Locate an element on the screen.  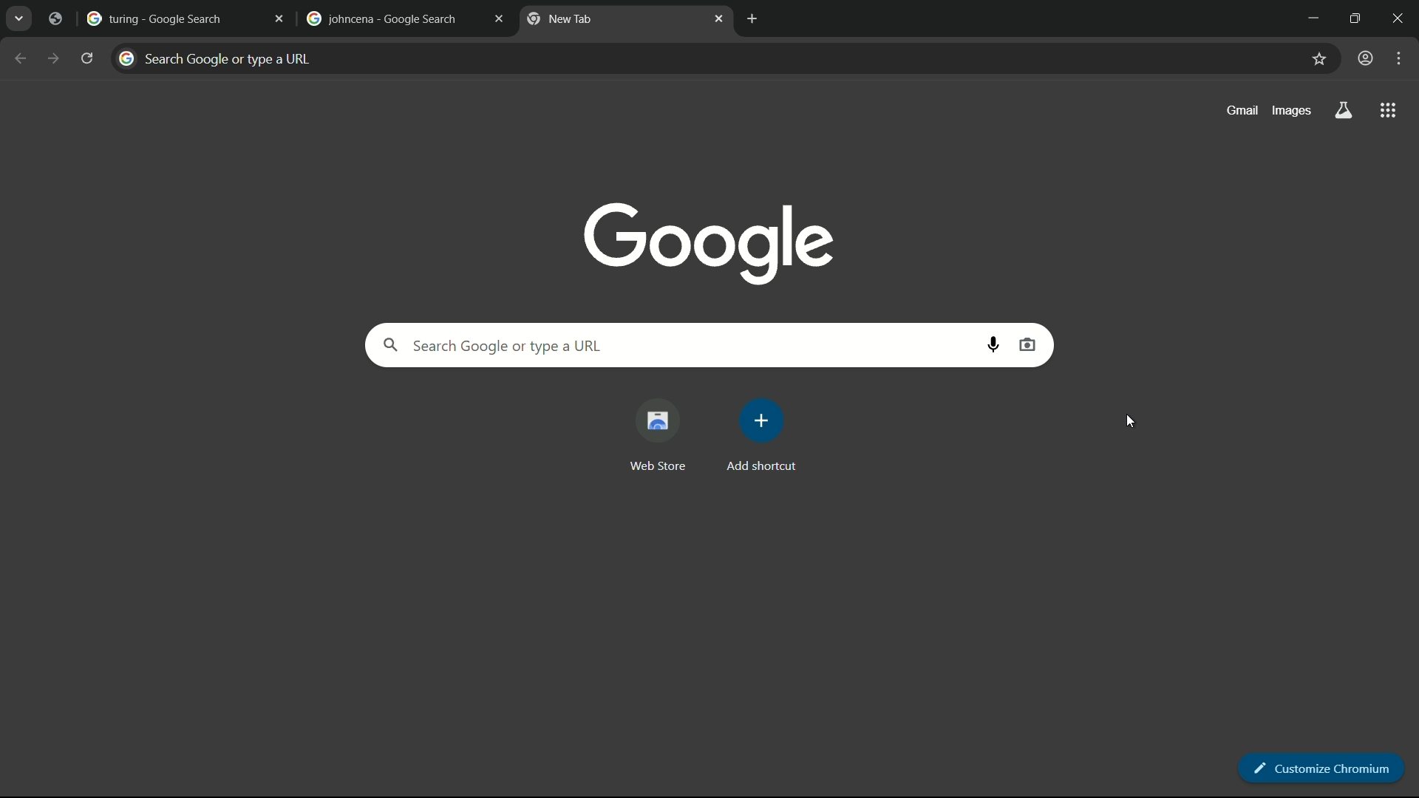
google is located at coordinates (711, 242).